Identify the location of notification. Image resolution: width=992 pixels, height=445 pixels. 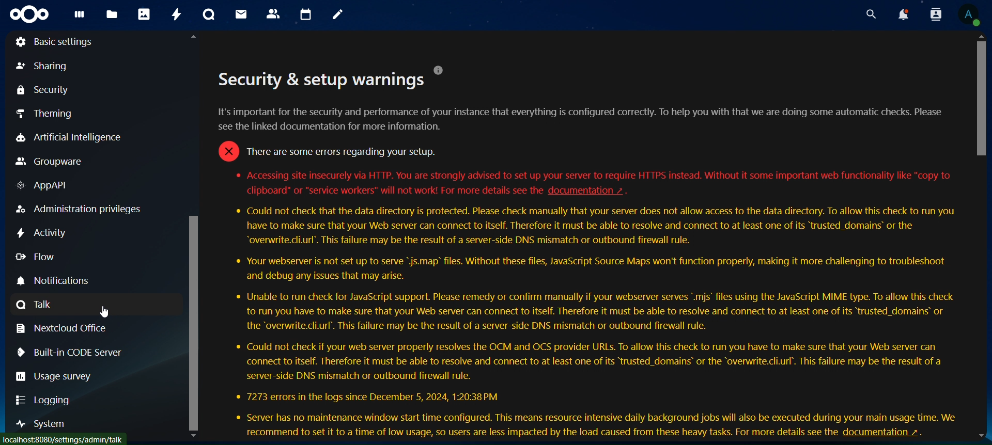
(63, 280).